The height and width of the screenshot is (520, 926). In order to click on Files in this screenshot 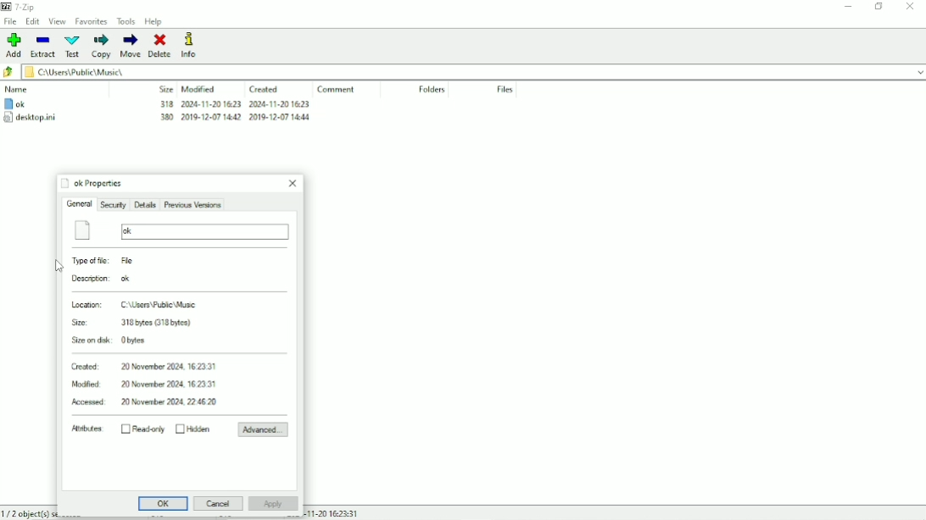, I will do `click(505, 90)`.